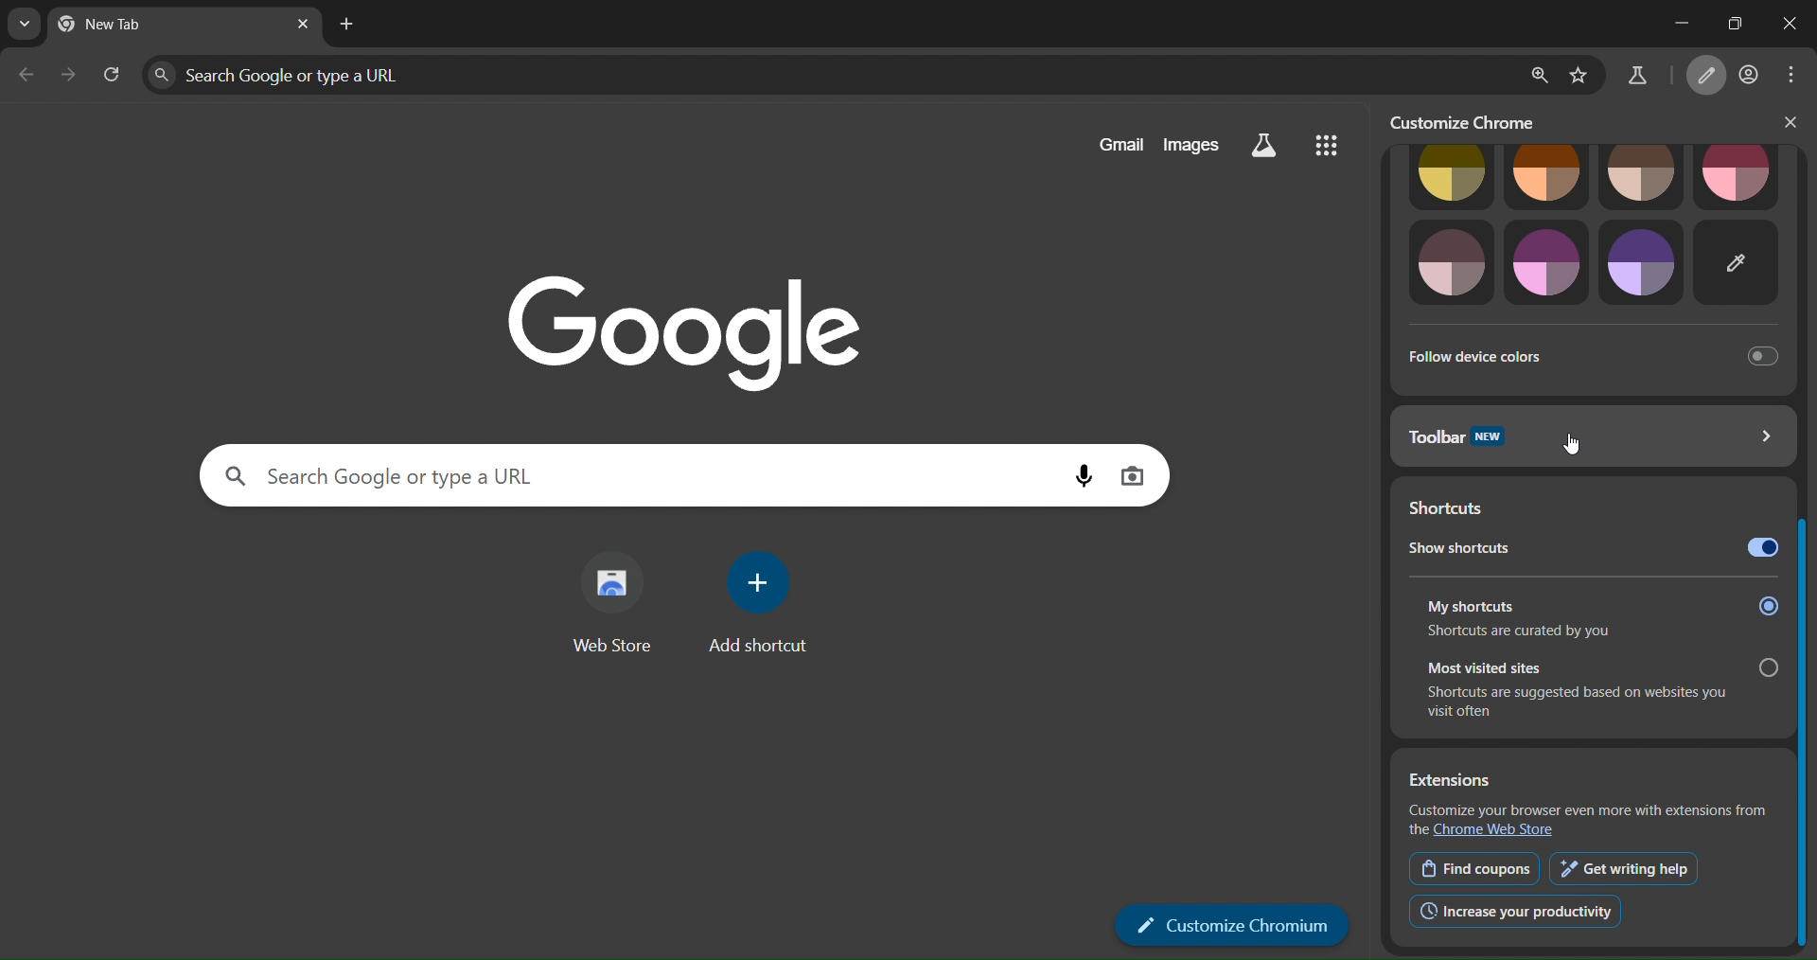 The width and height of the screenshot is (1817, 960). Describe the element at coordinates (1265, 146) in the screenshot. I see `search labs` at that location.